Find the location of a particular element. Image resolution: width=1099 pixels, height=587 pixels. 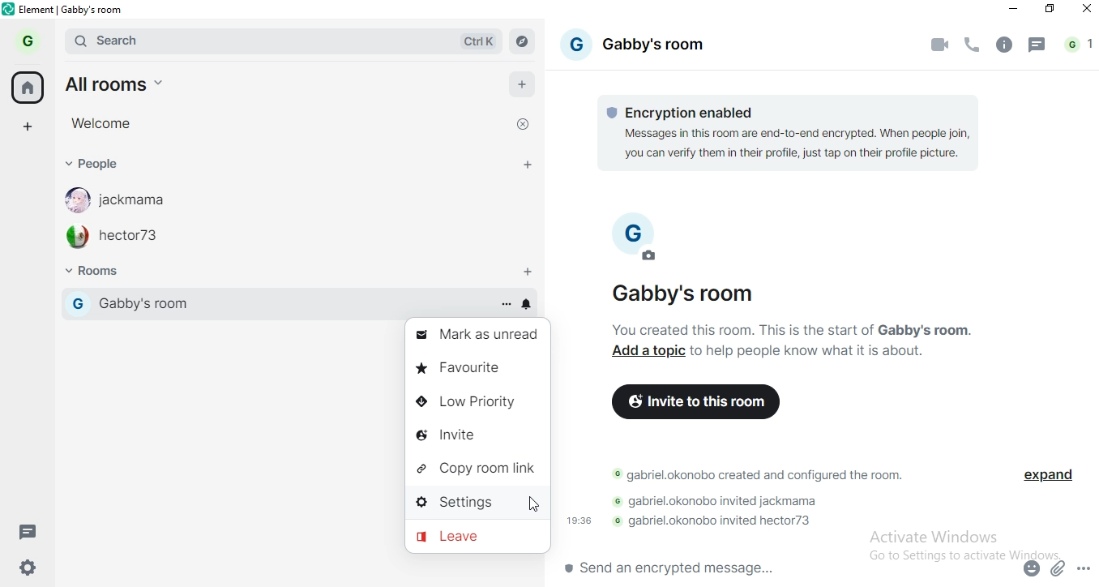

expand is located at coordinates (1055, 479).